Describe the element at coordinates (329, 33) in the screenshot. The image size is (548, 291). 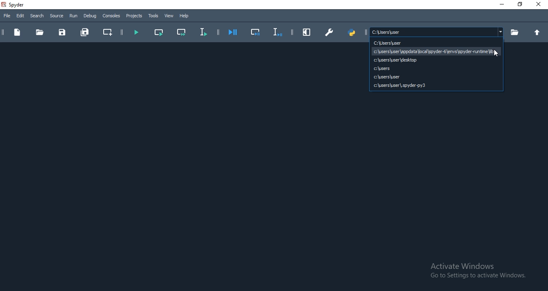
I see `preferences` at that location.